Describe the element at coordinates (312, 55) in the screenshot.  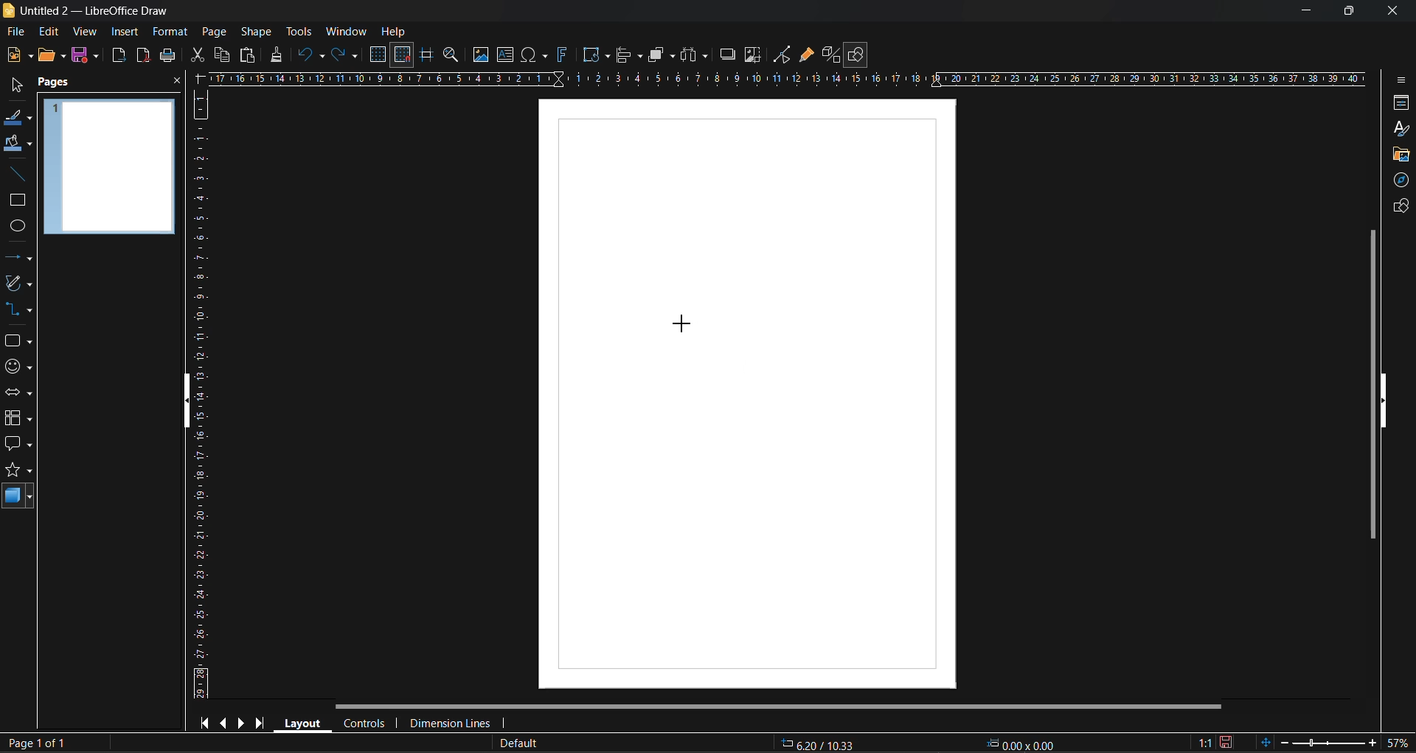
I see `undo` at that location.